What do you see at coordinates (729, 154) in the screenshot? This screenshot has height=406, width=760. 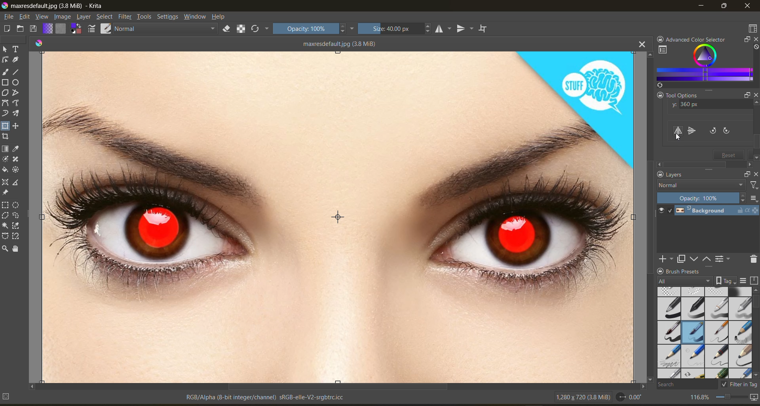 I see `reset` at bounding box center [729, 154].